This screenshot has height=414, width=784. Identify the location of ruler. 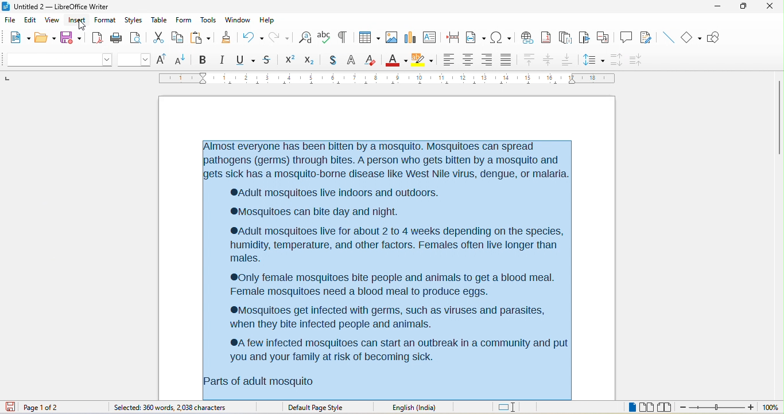
(391, 79).